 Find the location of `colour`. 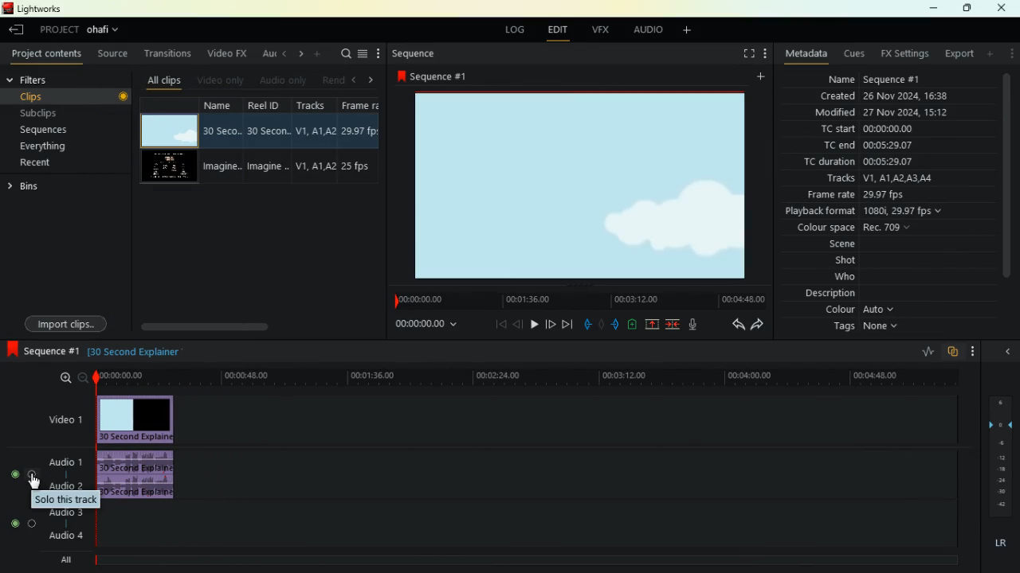

colour is located at coordinates (857, 310).